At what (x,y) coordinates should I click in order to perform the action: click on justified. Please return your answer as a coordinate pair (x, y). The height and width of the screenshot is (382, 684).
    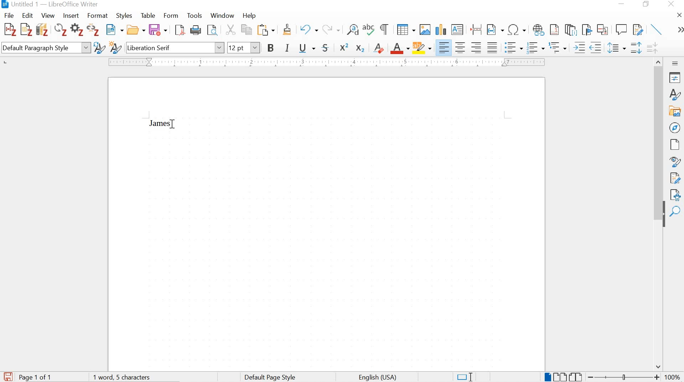
    Looking at the image, I should click on (492, 47).